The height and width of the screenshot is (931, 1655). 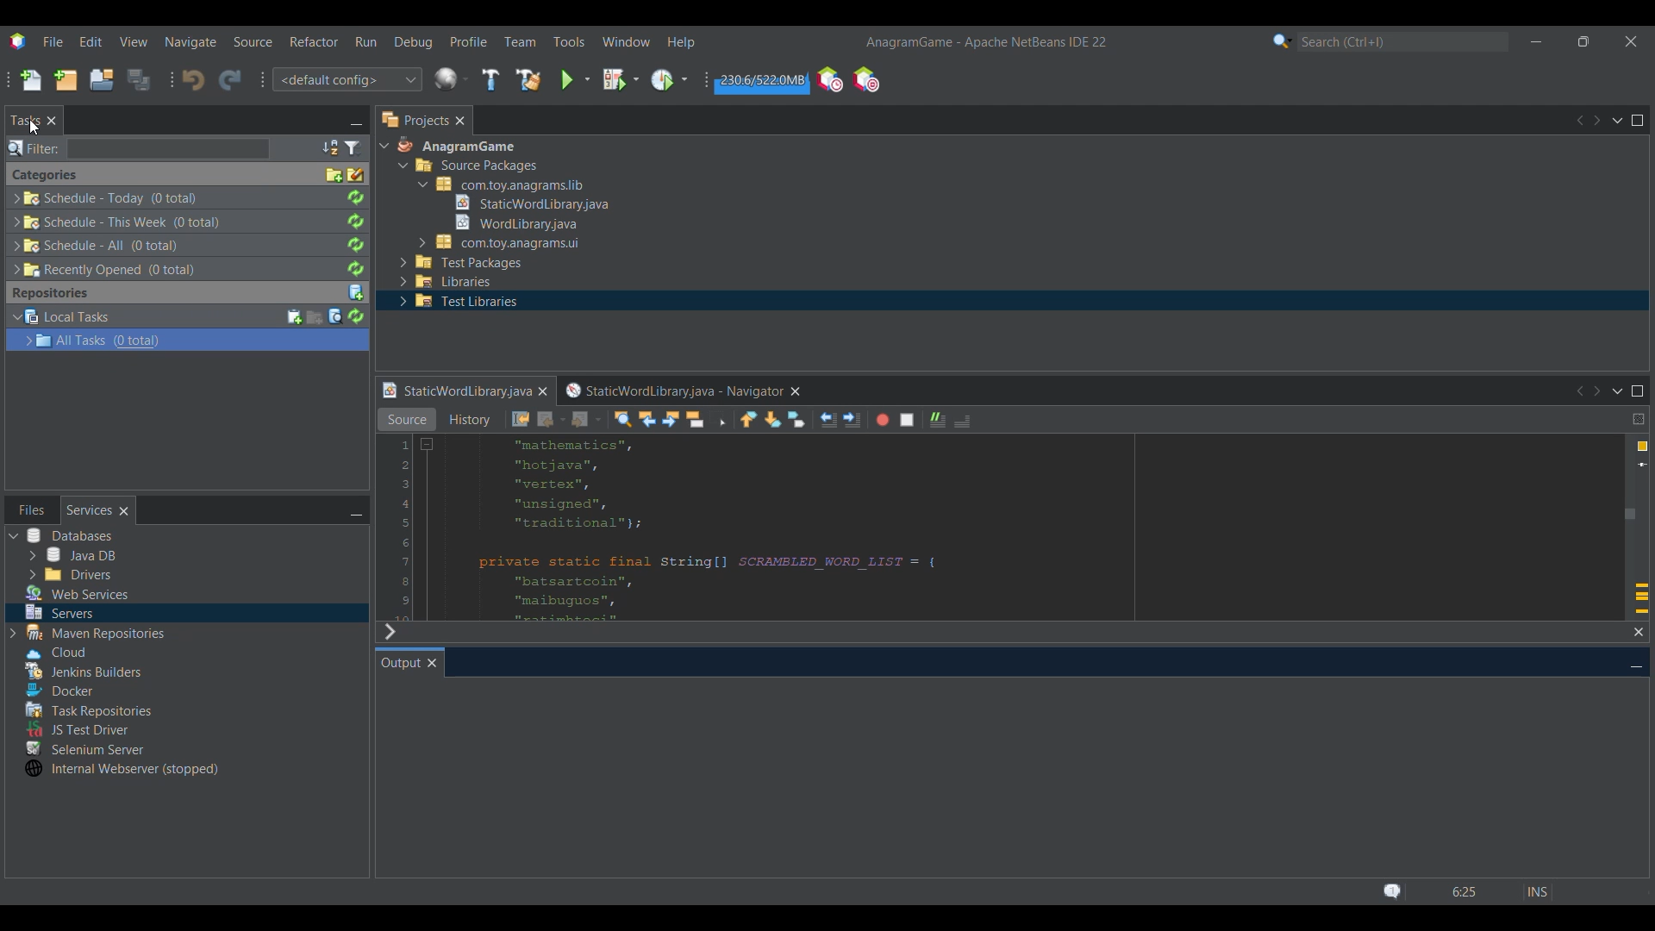 What do you see at coordinates (59, 611) in the screenshot?
I see `` at bounding box center [59, 611].